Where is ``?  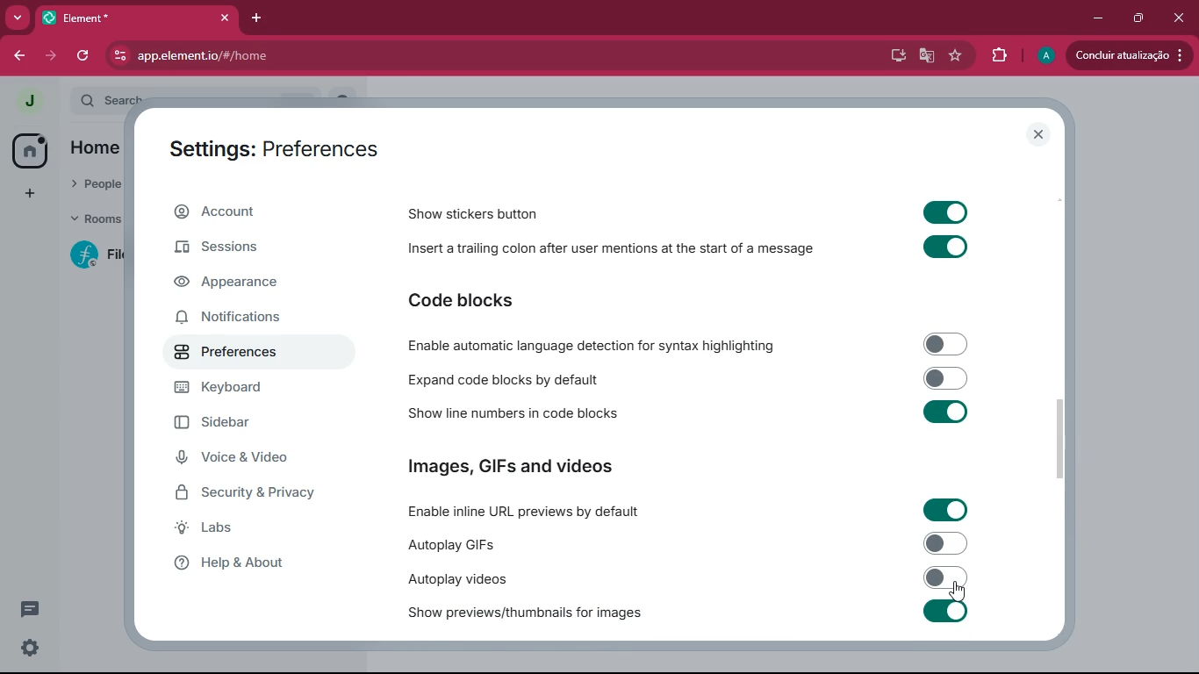
 is located at coordinates (945, 611).